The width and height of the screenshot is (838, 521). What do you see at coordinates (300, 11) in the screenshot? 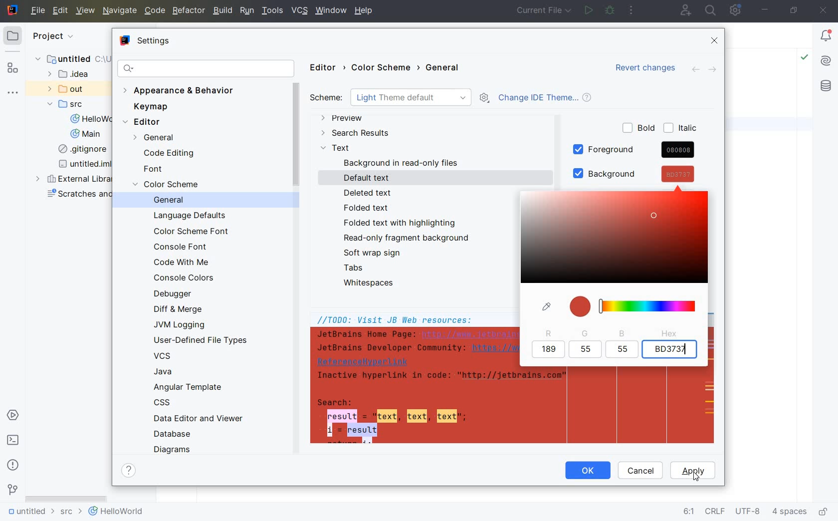
I see `VCS` at bounding box center [300, 11].